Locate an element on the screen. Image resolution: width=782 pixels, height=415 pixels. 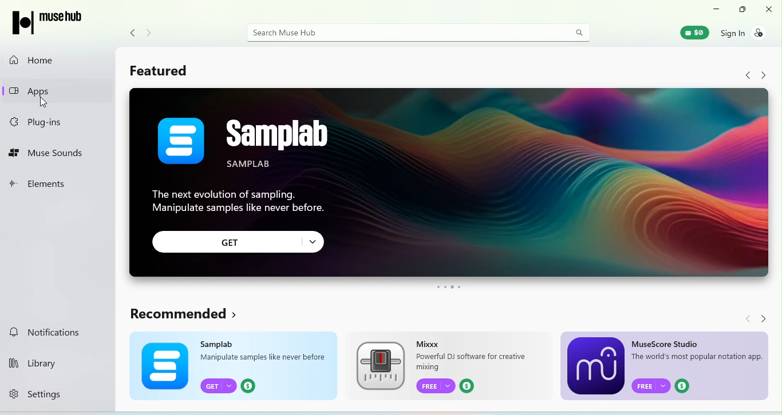
Navigate back is located at coordinates (744, 318).